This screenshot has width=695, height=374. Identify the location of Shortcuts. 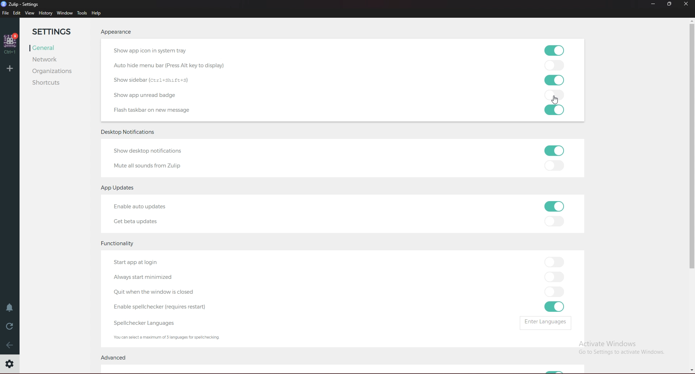
(55, 82).